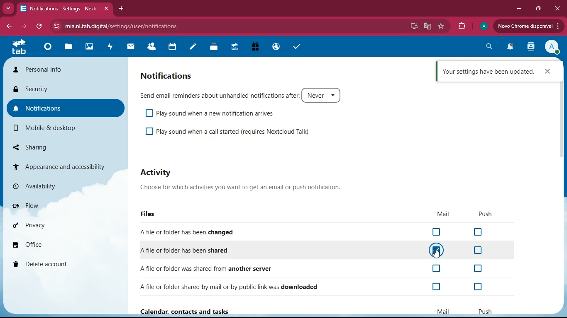  Describe the element at coordinates (89, 48) in the screenshot. I see `images` at that location.